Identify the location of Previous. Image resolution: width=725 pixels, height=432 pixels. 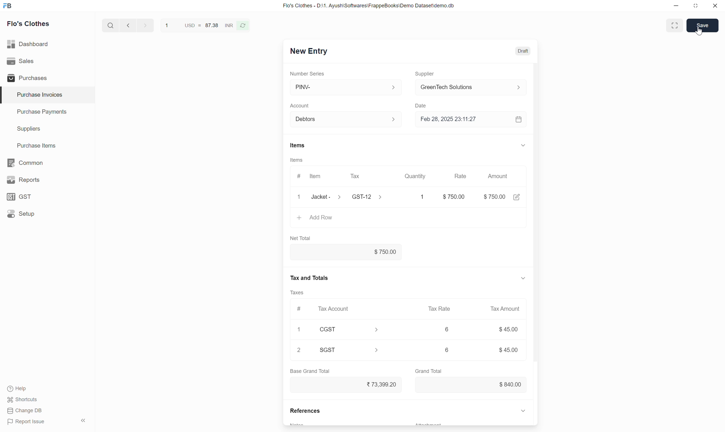
(128, 25).